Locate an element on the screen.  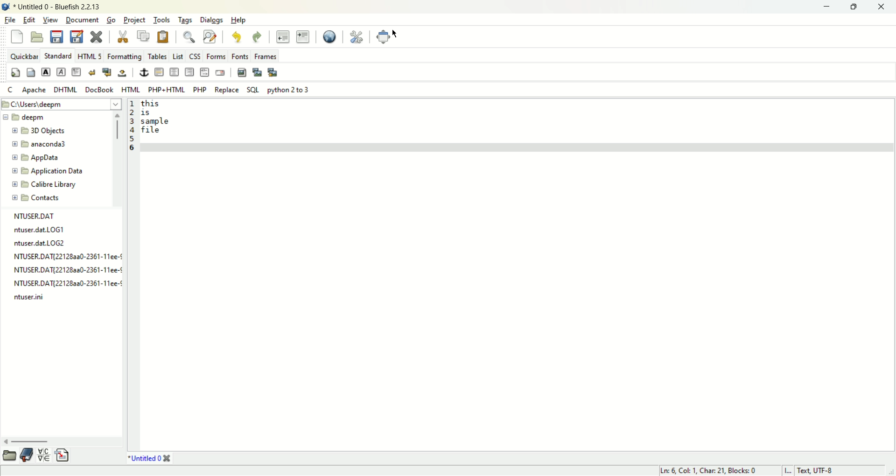
help is located at coordinates (239, 20).